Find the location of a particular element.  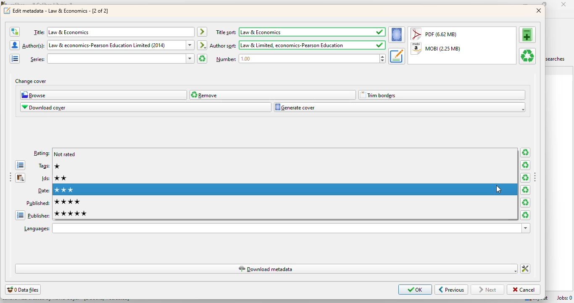

series:  is located at coordinates (112, 58).